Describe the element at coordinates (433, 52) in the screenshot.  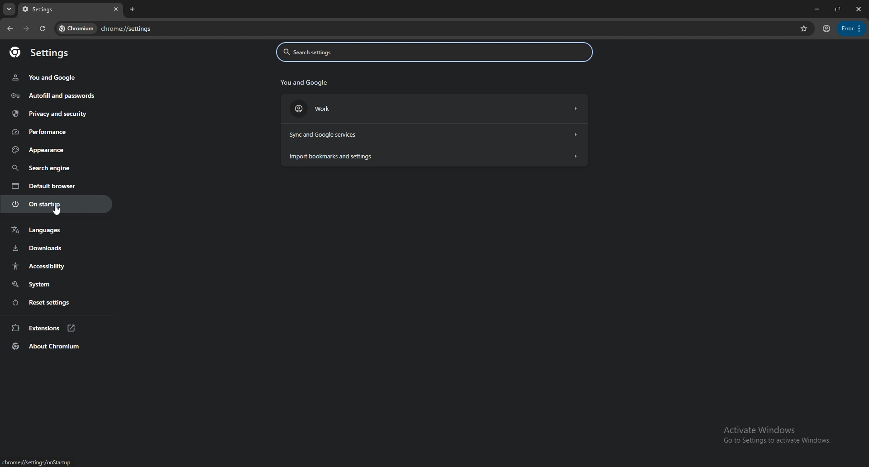
I see `search settings` at that location.